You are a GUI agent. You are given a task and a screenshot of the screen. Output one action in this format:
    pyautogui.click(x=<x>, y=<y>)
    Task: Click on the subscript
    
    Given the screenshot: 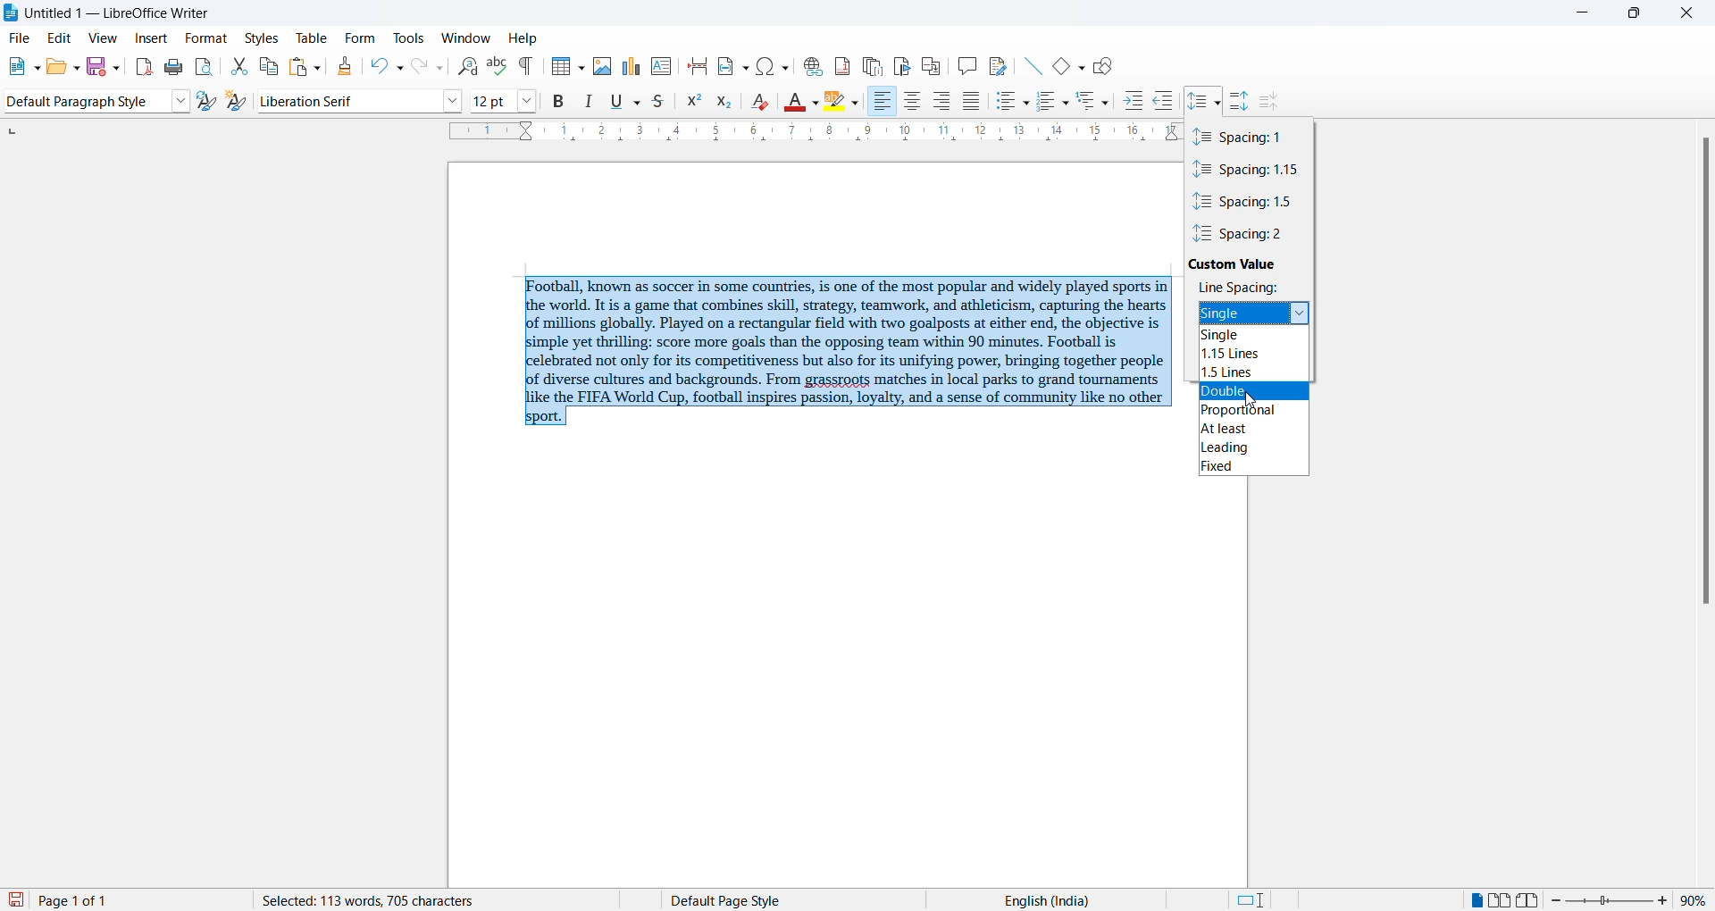 What is the action you would take?
    pyautogui.click(x=723, y=102)
    